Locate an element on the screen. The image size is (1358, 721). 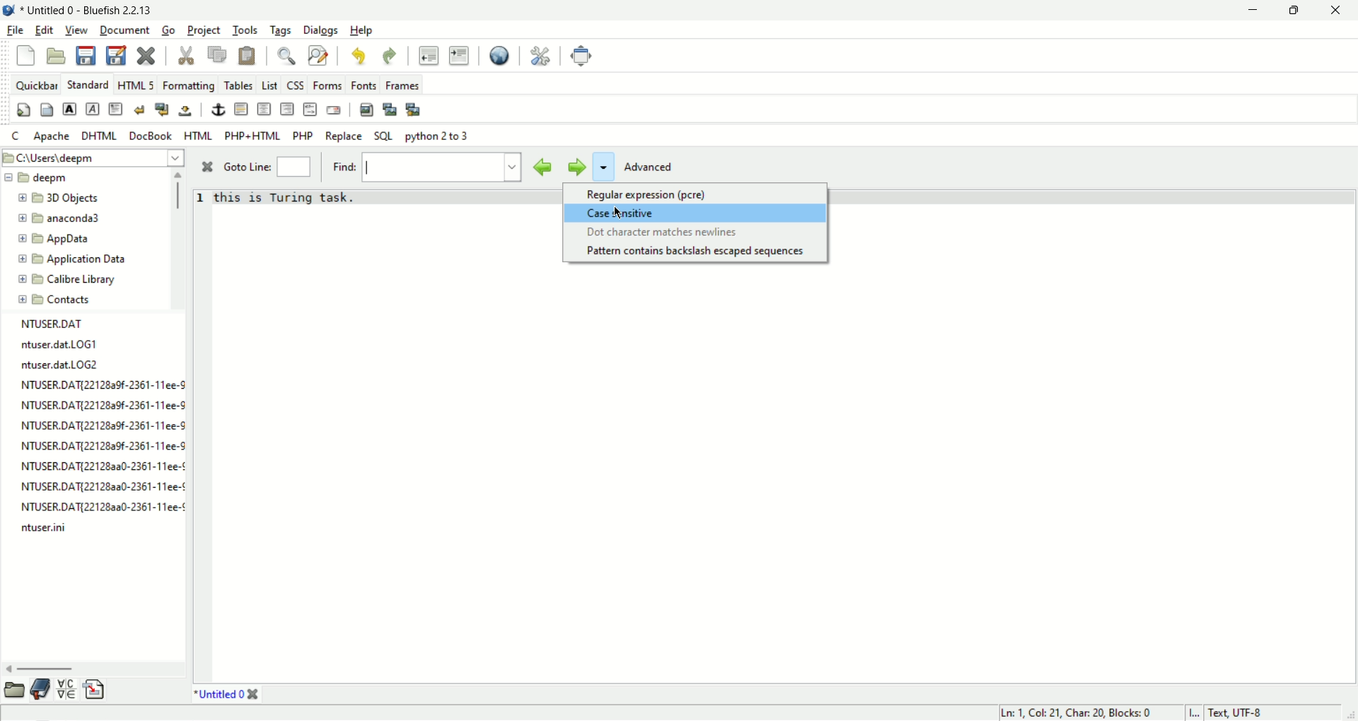
goto line number is located at coordinates (294, 168).